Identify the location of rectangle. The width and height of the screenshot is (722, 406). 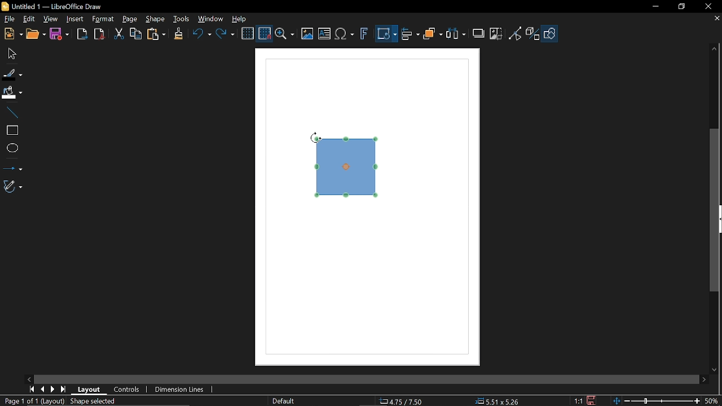
(11, 131).